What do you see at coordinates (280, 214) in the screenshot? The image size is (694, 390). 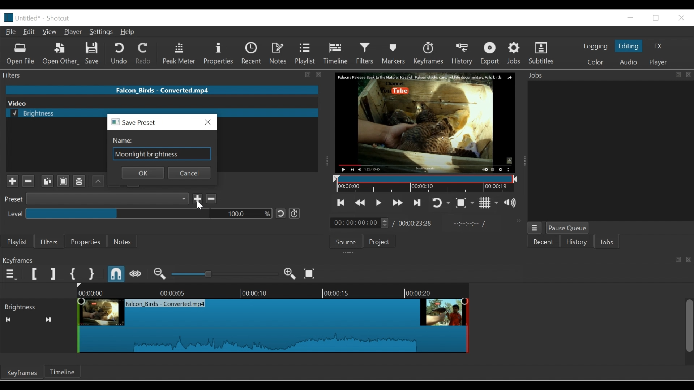 I see `Reset to Default` at bounding box center [280, 214].